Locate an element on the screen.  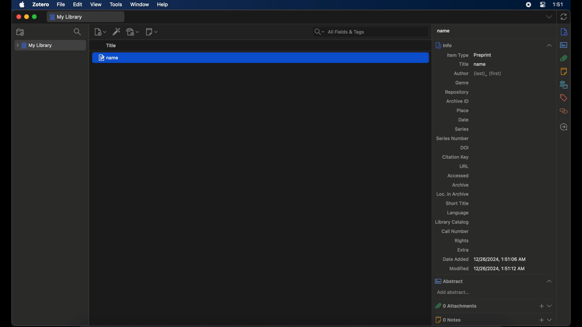
name is located at coordinates (480, 64).